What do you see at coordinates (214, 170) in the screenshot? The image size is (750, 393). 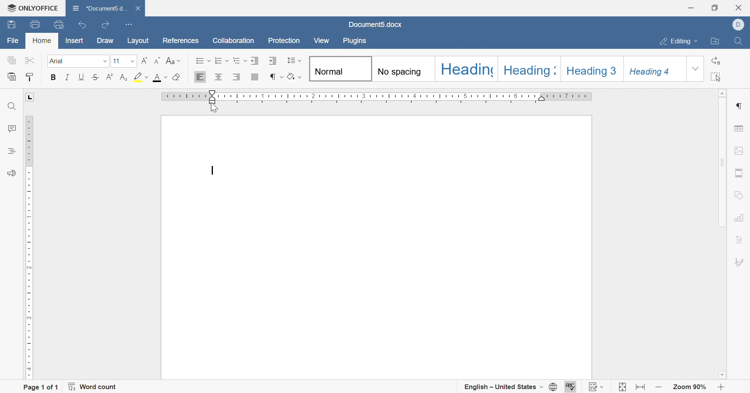 I see `Text Editor` at bounding box center [214, 170].